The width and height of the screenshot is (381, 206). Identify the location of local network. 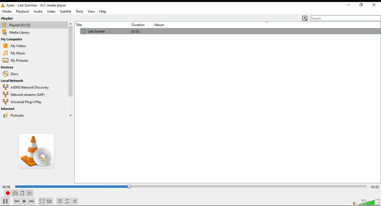
(13, 81).